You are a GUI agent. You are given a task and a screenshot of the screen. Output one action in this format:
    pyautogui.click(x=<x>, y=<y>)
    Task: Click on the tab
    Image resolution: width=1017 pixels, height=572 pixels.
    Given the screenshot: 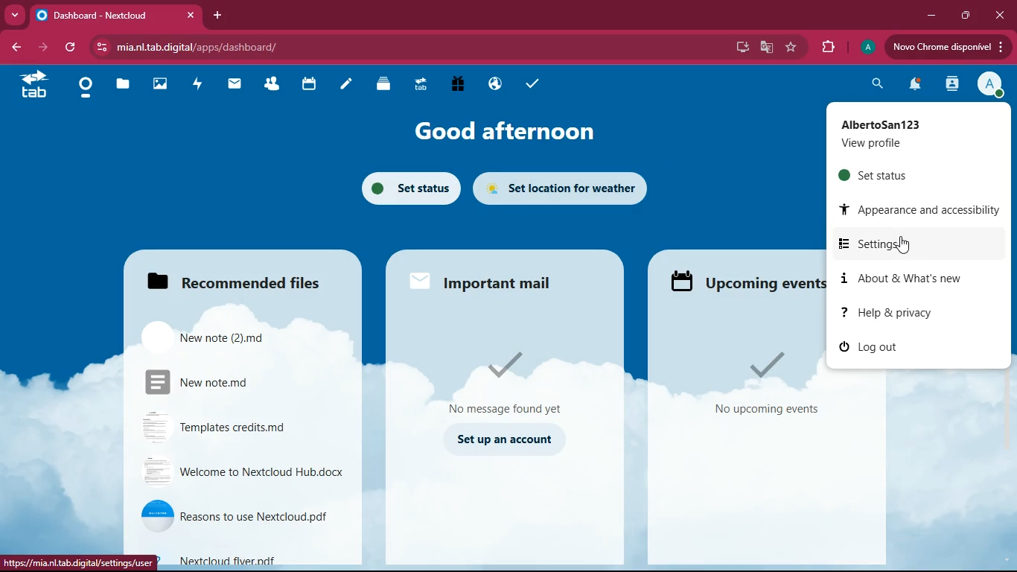 What is the action you would take?
    pyautogui.click(x=419, y=86)
    